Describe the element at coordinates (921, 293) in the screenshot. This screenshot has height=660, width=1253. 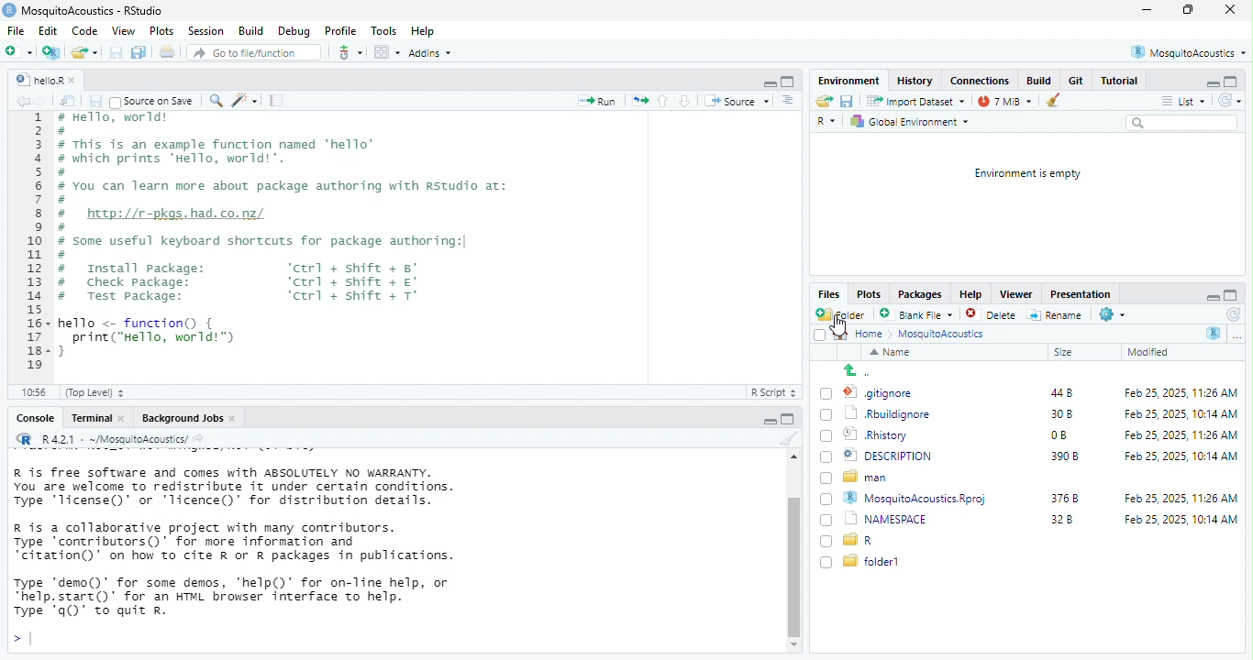
I see ` Packages` at that location.